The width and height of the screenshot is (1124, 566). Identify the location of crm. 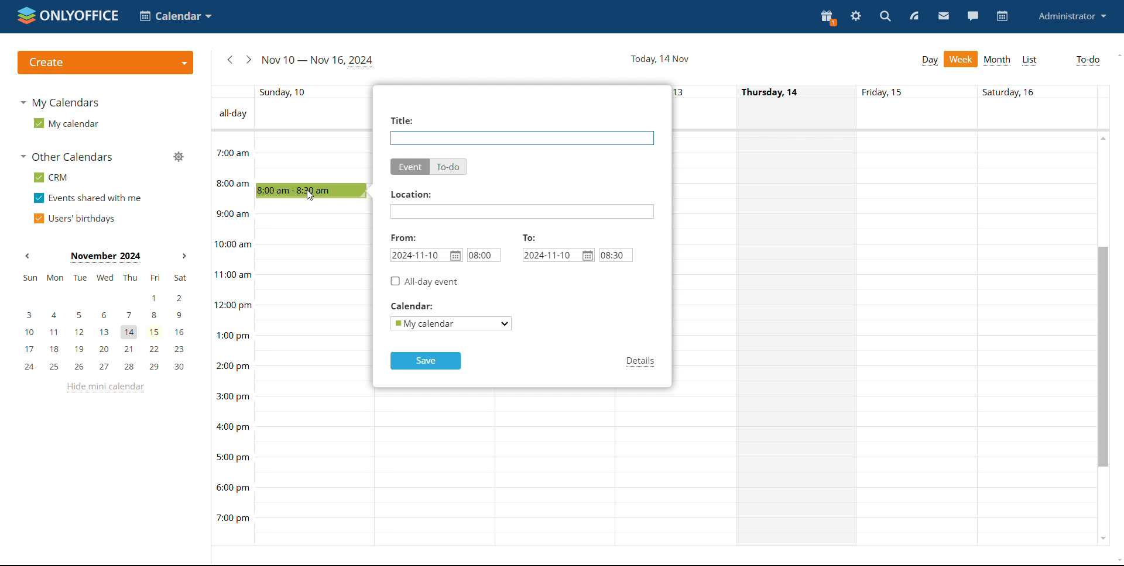
(49, 177).